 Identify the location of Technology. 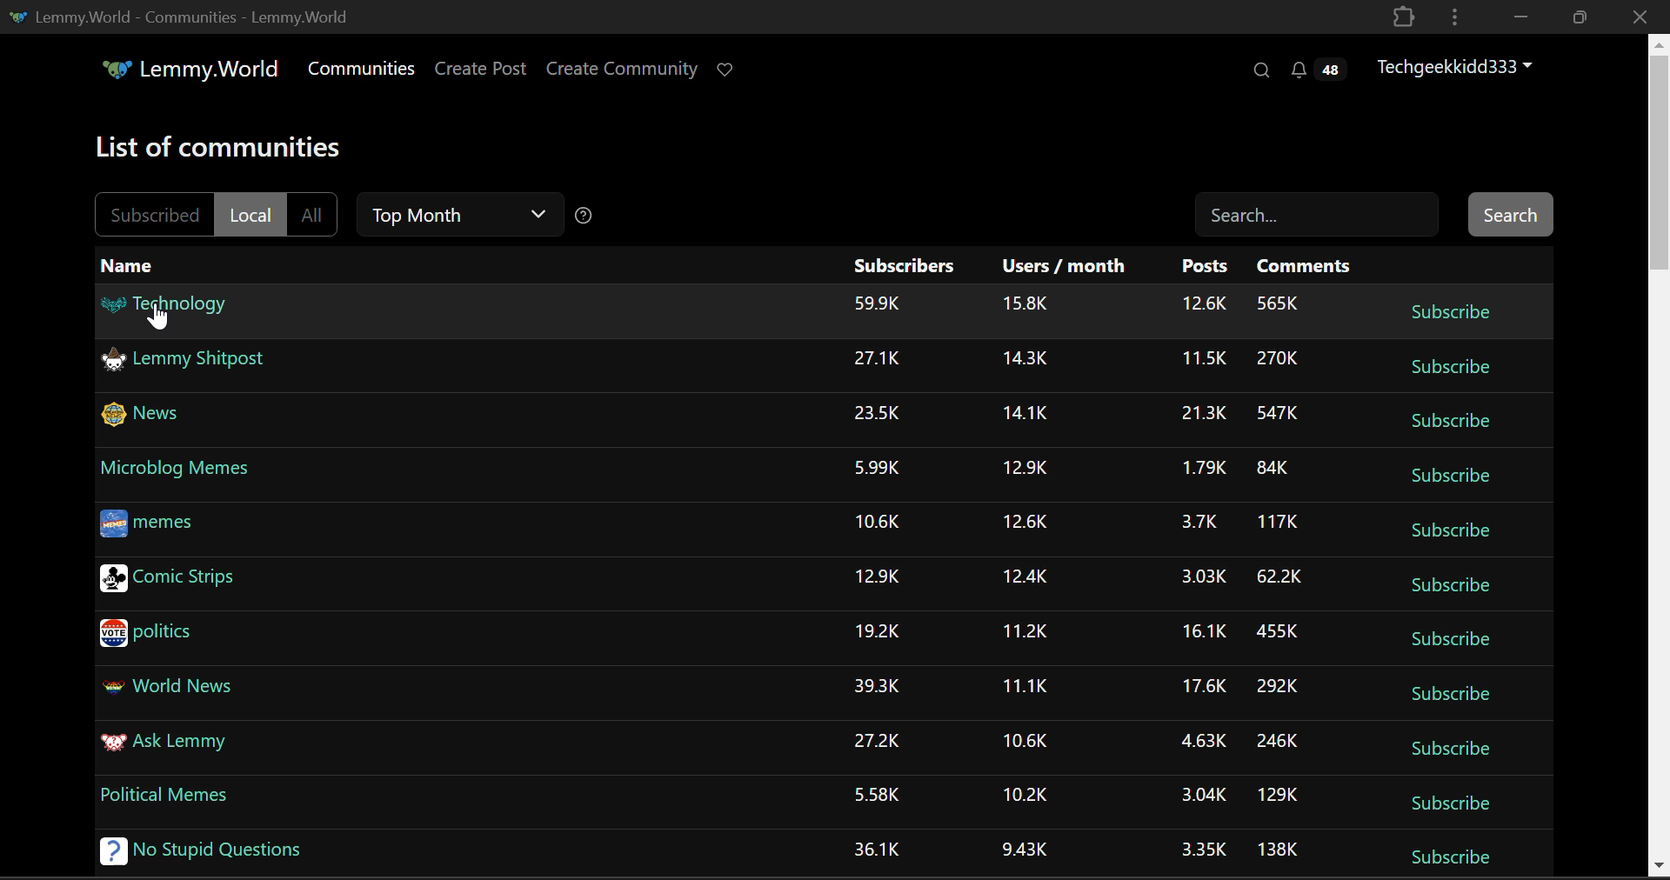
(178, 310).